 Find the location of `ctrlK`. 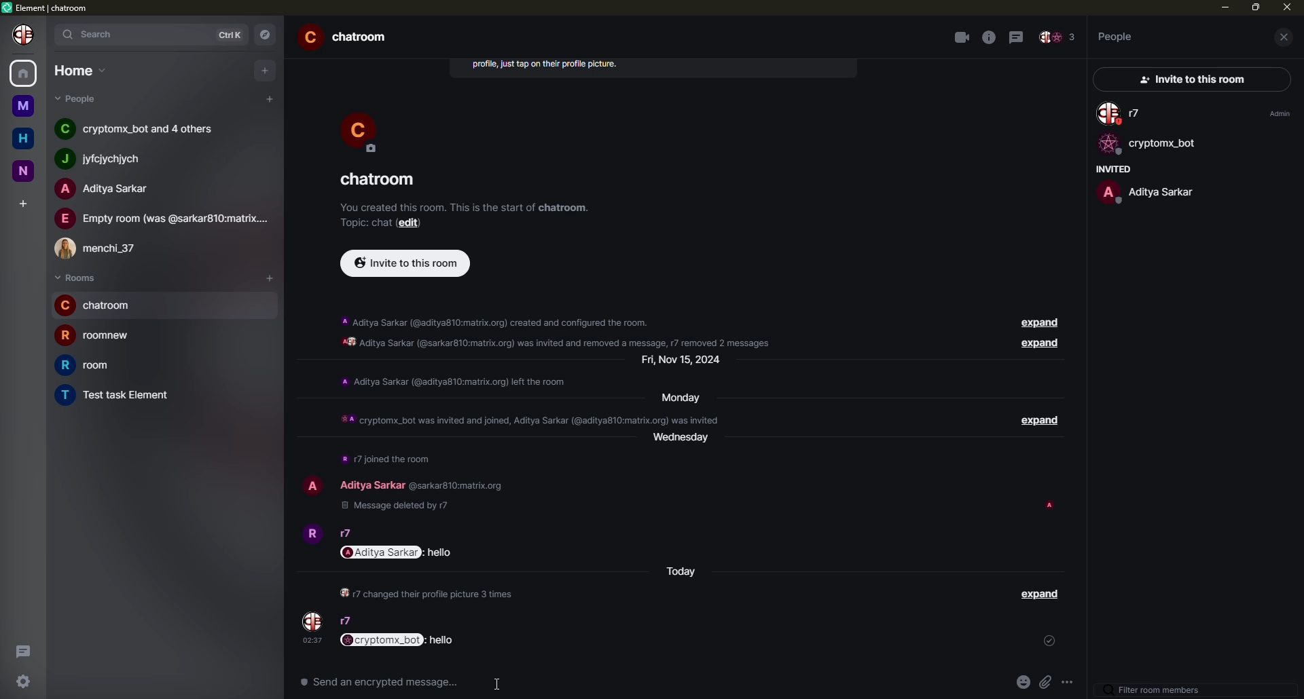

ctrlK is located at coordinates (230, 35).